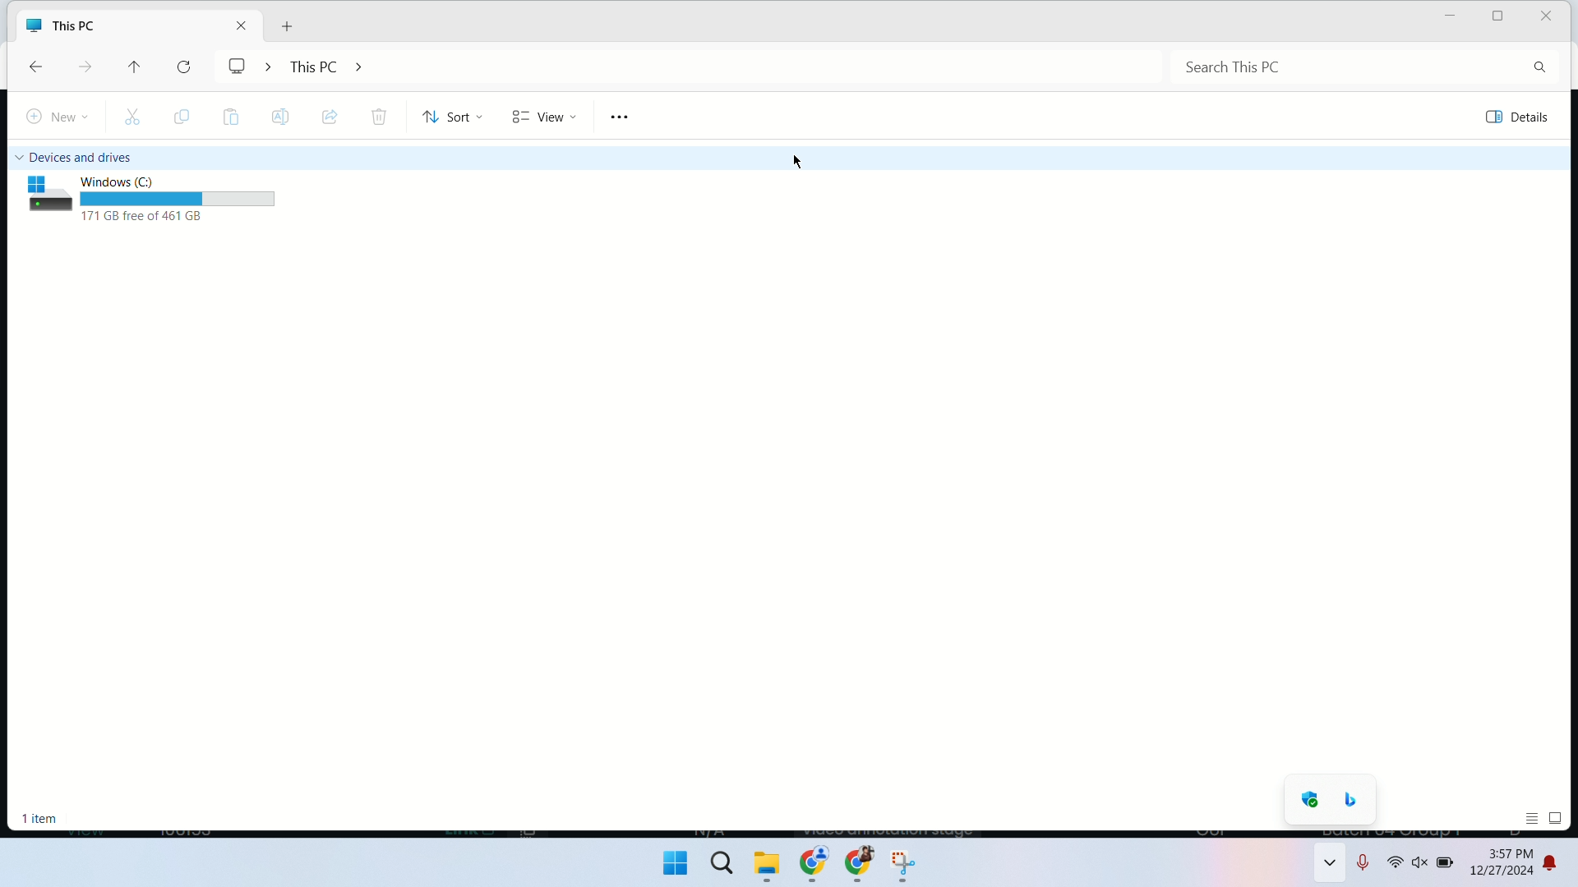 The image size is (1578, 887). I want to click on chrome, so click(860, 865).